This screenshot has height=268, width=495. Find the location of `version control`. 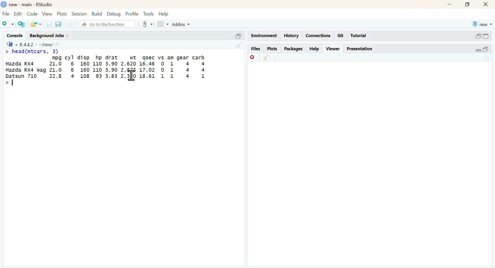

version control is located at coordinates (146, 24).